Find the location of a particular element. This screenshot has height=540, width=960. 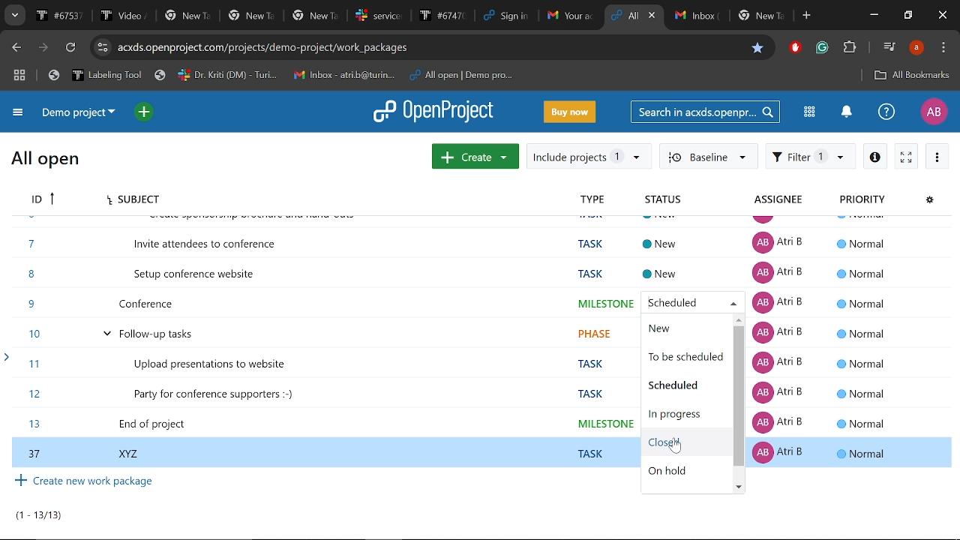

Current project is located at coordinates (77, 114).